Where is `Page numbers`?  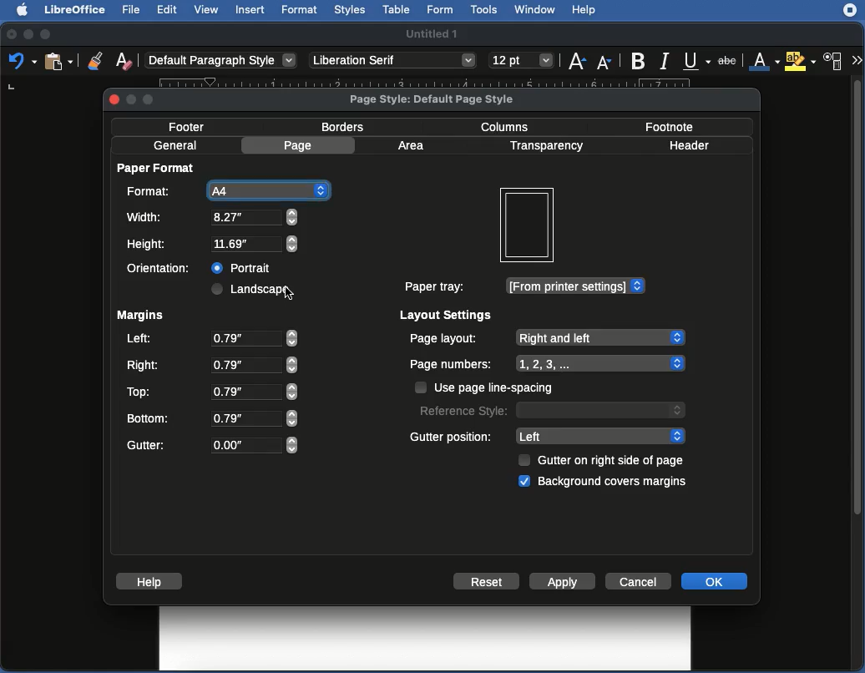 Page numbers is located at coordinates (547, 363).